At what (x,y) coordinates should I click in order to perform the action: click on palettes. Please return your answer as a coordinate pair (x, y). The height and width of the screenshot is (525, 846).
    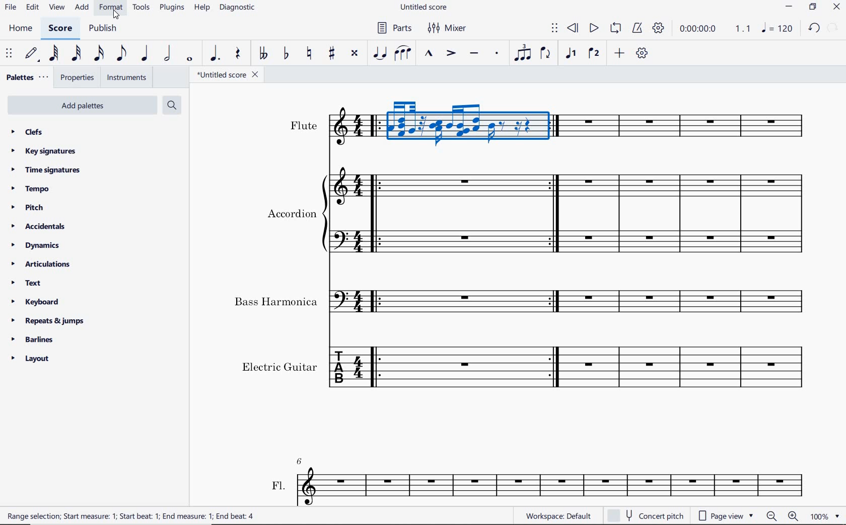
    Looking at the image, I should click on (26, 79).